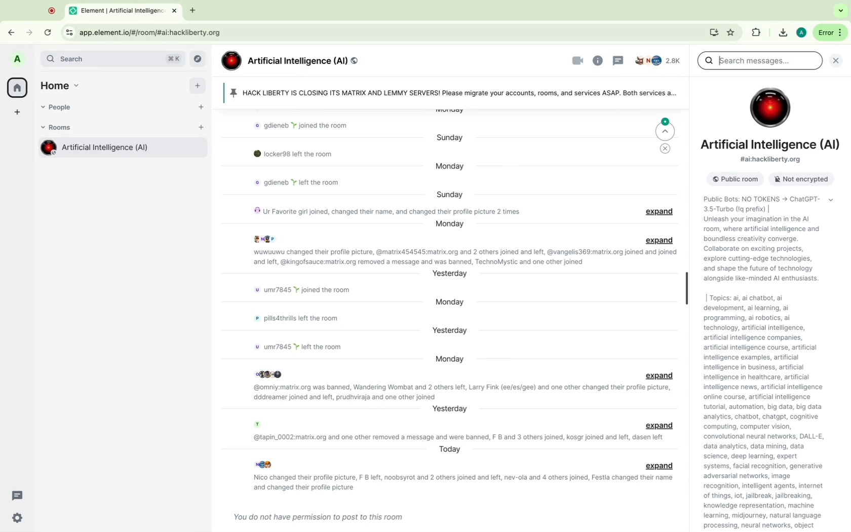  I want to click on message, so click(293, 186).